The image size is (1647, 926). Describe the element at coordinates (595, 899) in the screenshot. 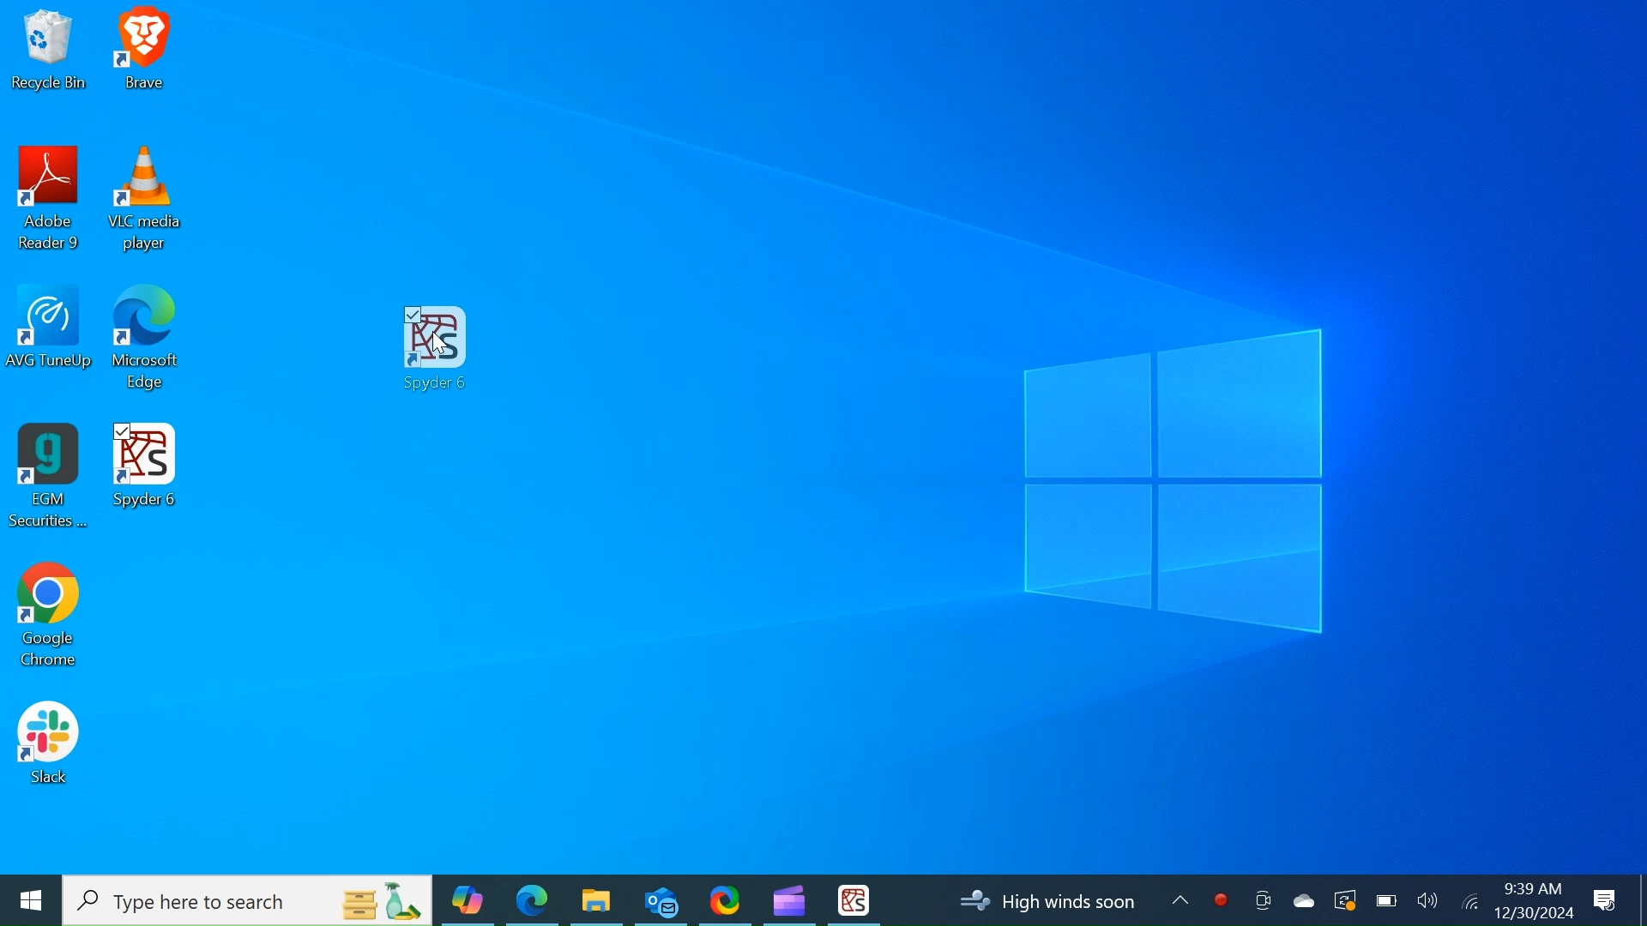

I see `File Explorer` at that location.